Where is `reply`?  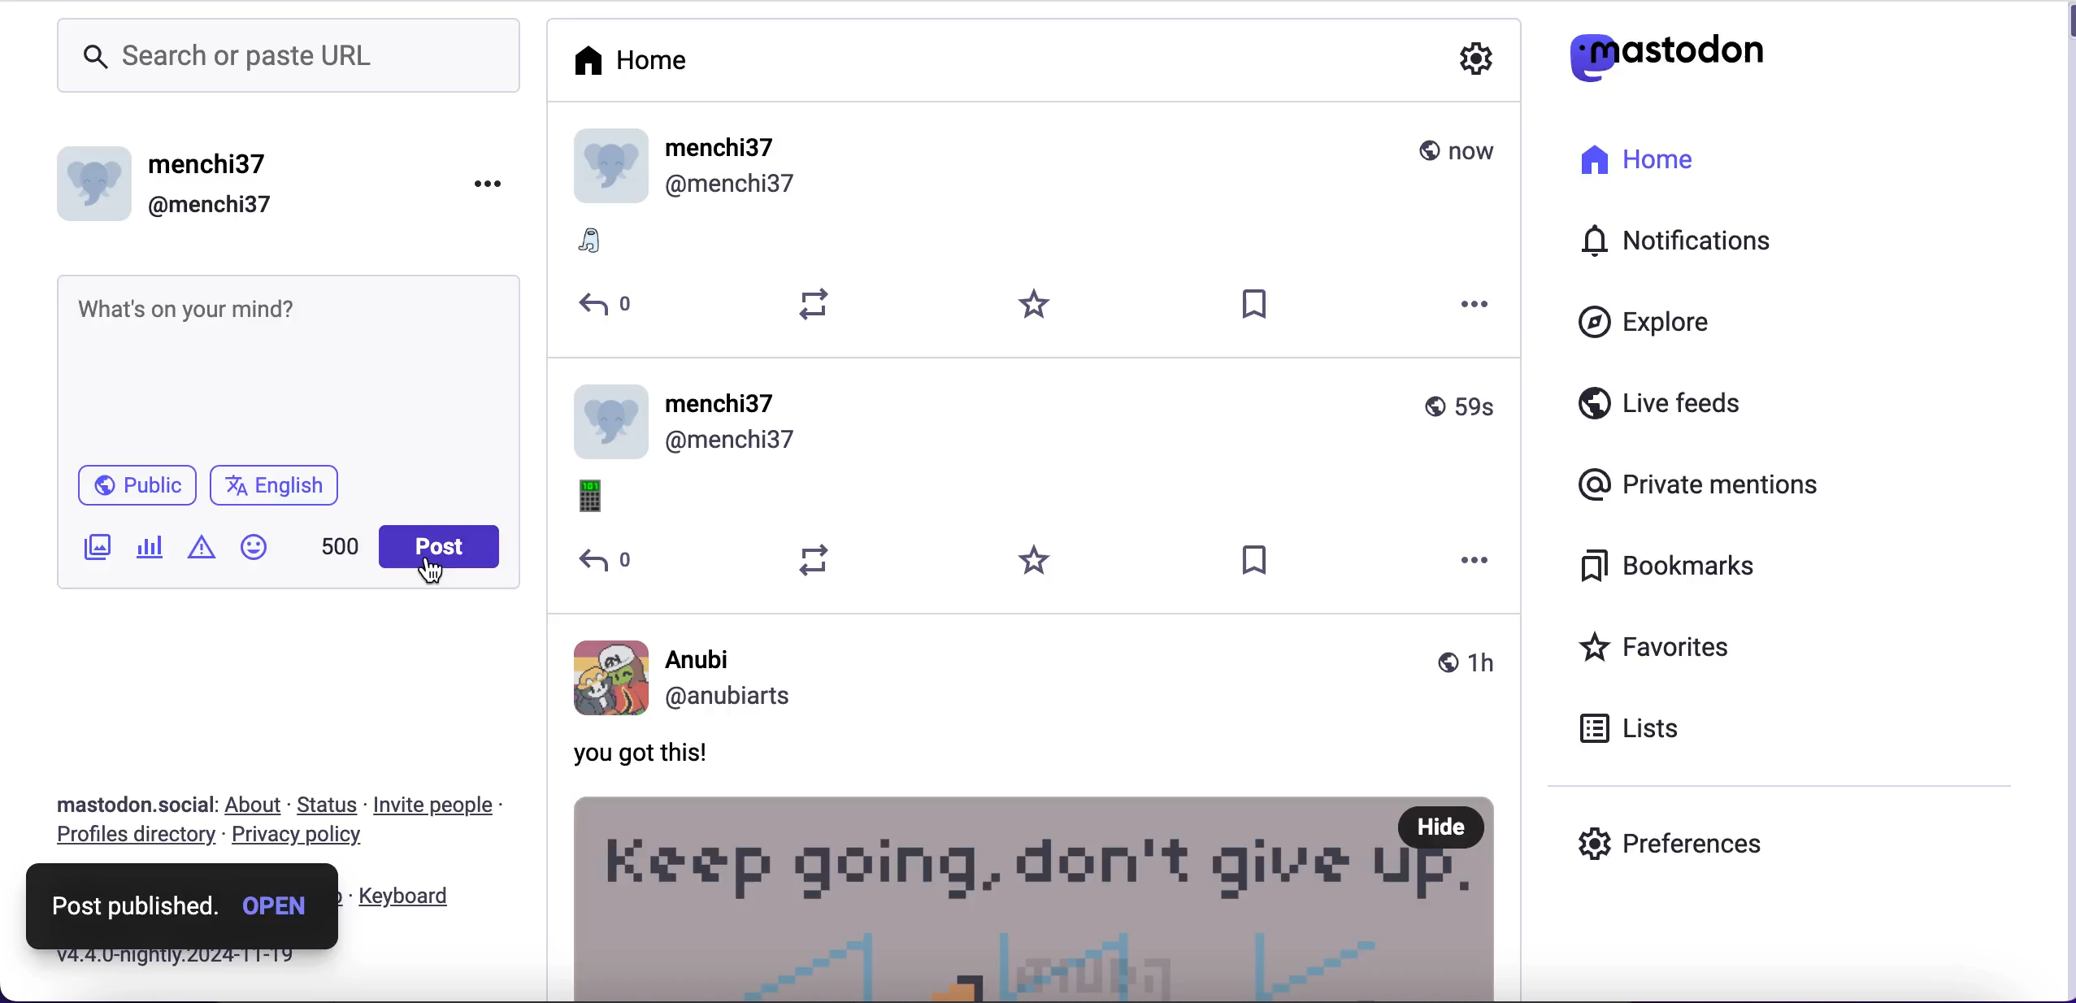 reply is located at coordinates (609, 306).